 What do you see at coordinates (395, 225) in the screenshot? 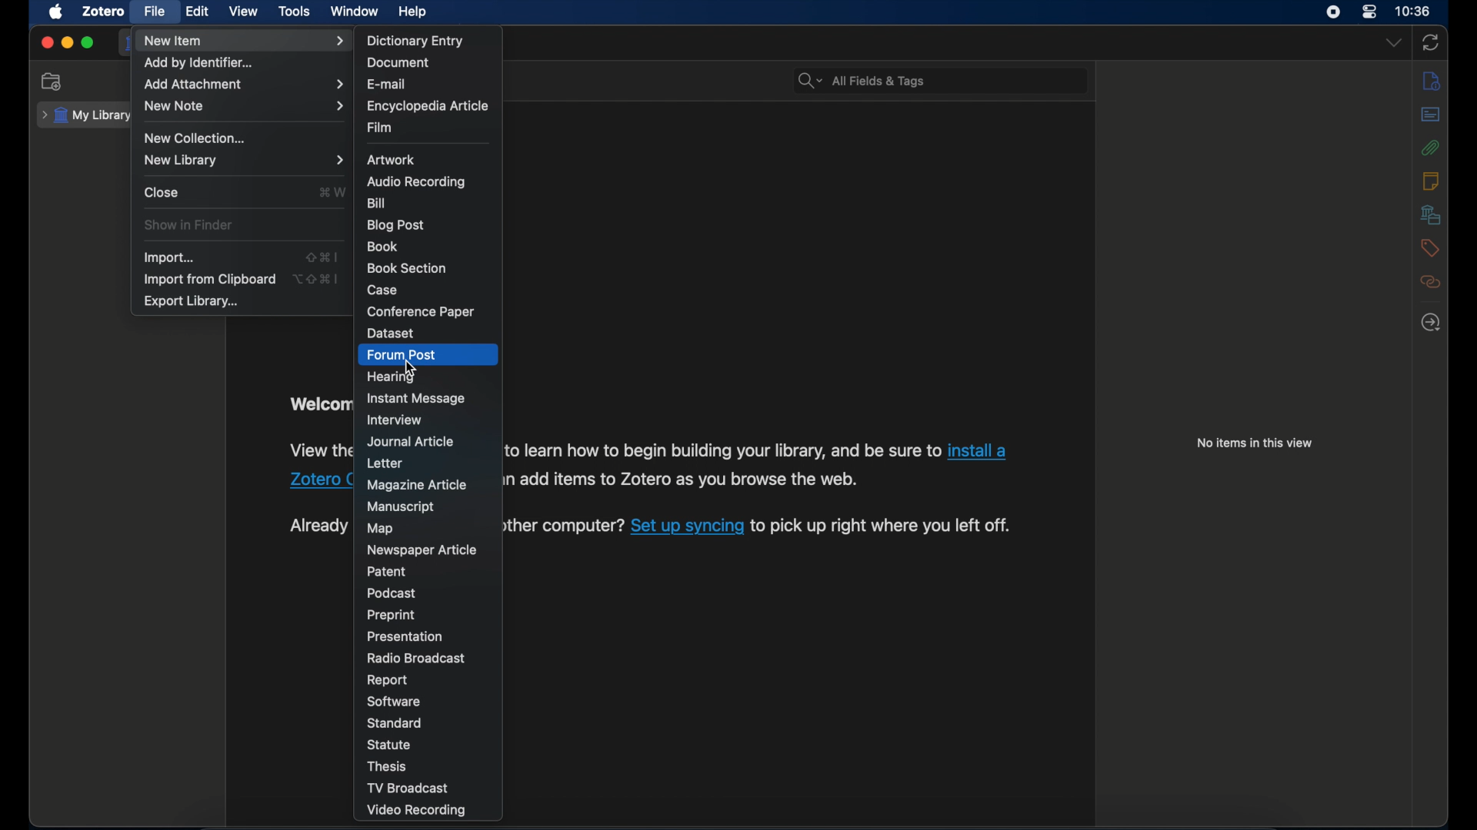
I see `blog post` at bounding box center [395, 225].